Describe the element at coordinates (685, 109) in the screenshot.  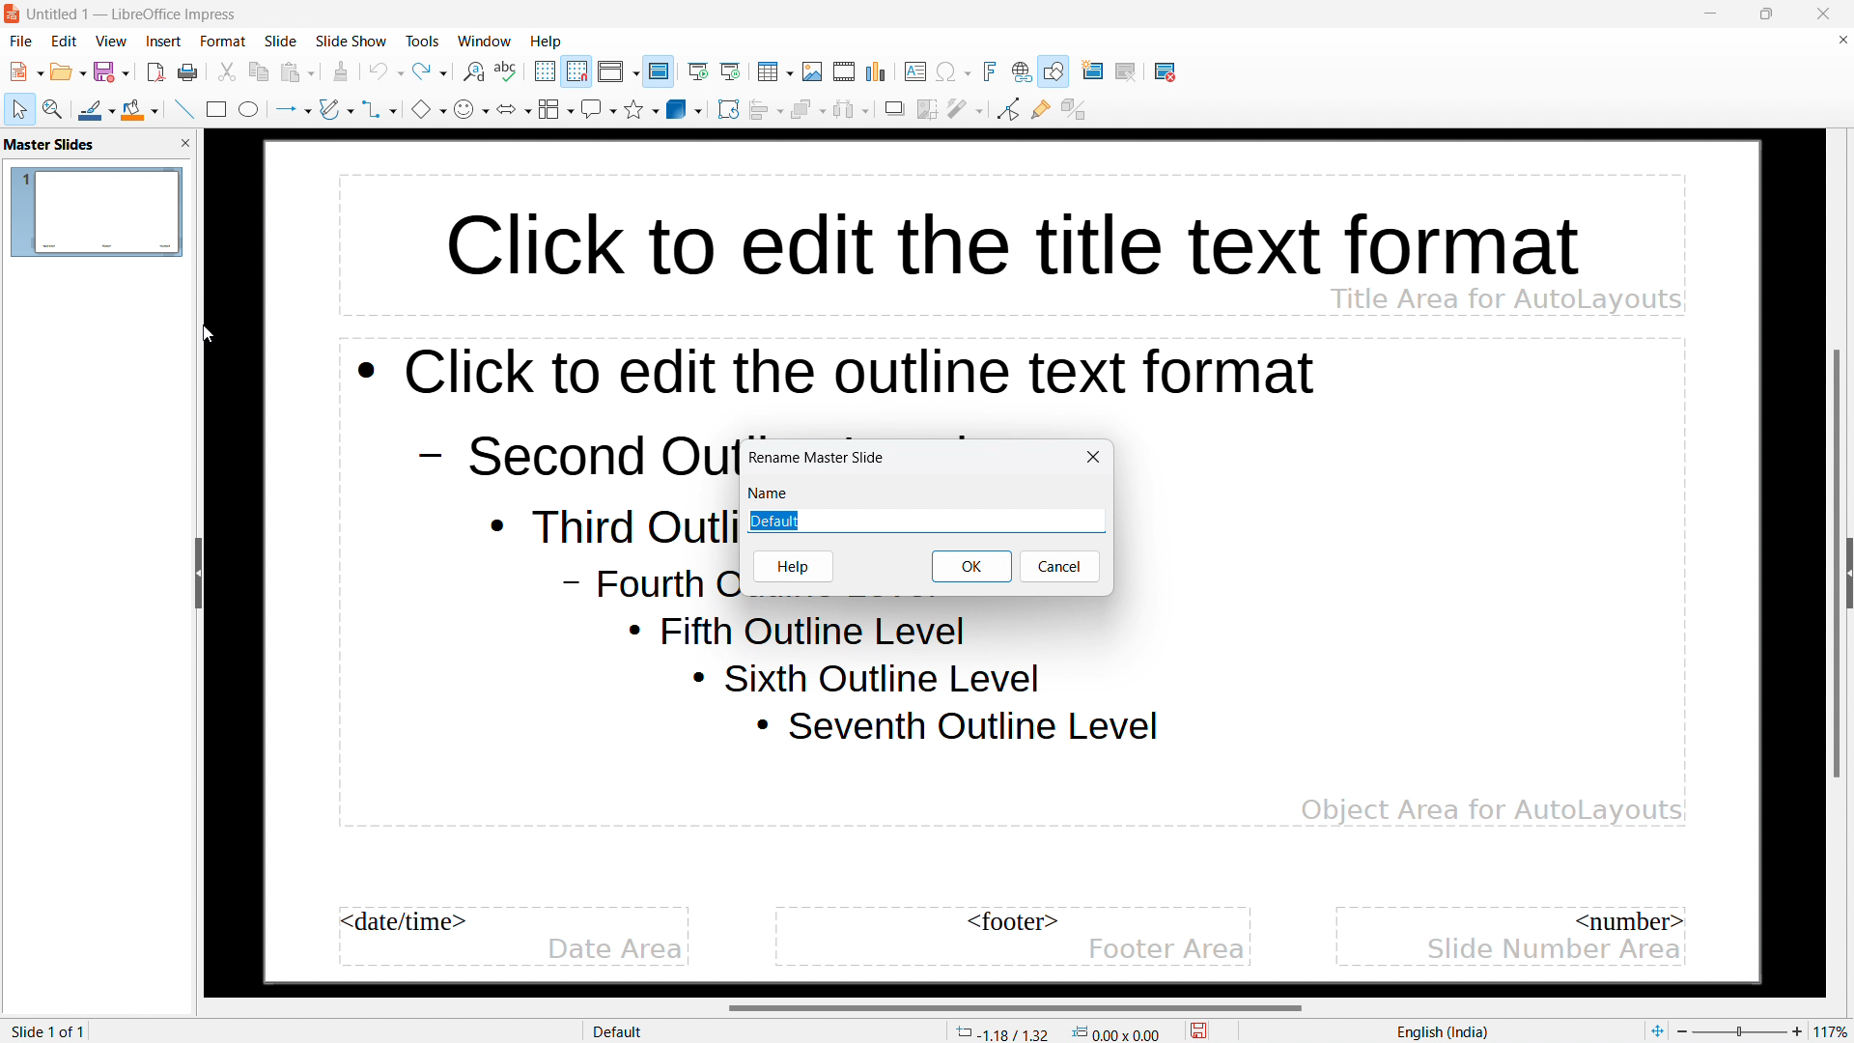
I see `3D objects` at that location.